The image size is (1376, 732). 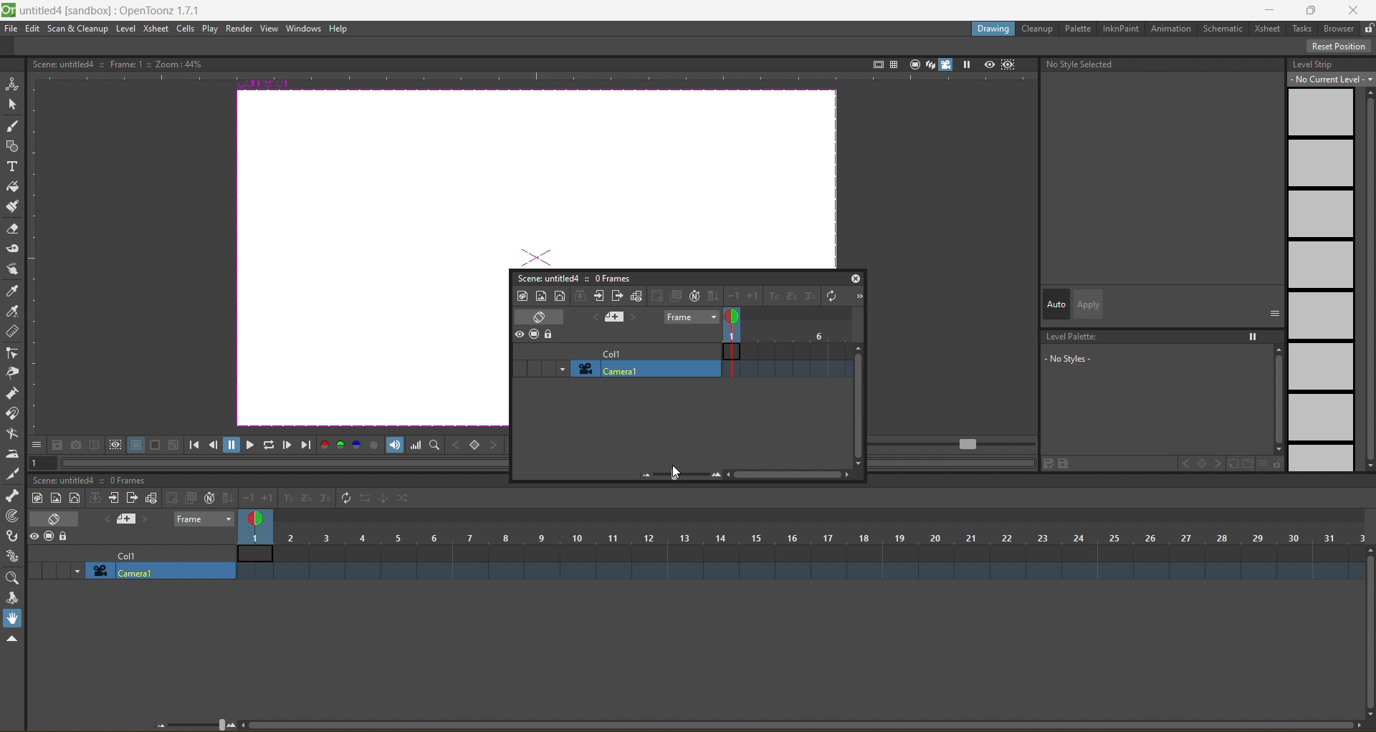 I want to click on untitledd [sandbox] :OpenToonz 1.7.1, so click(x=113, y=10).